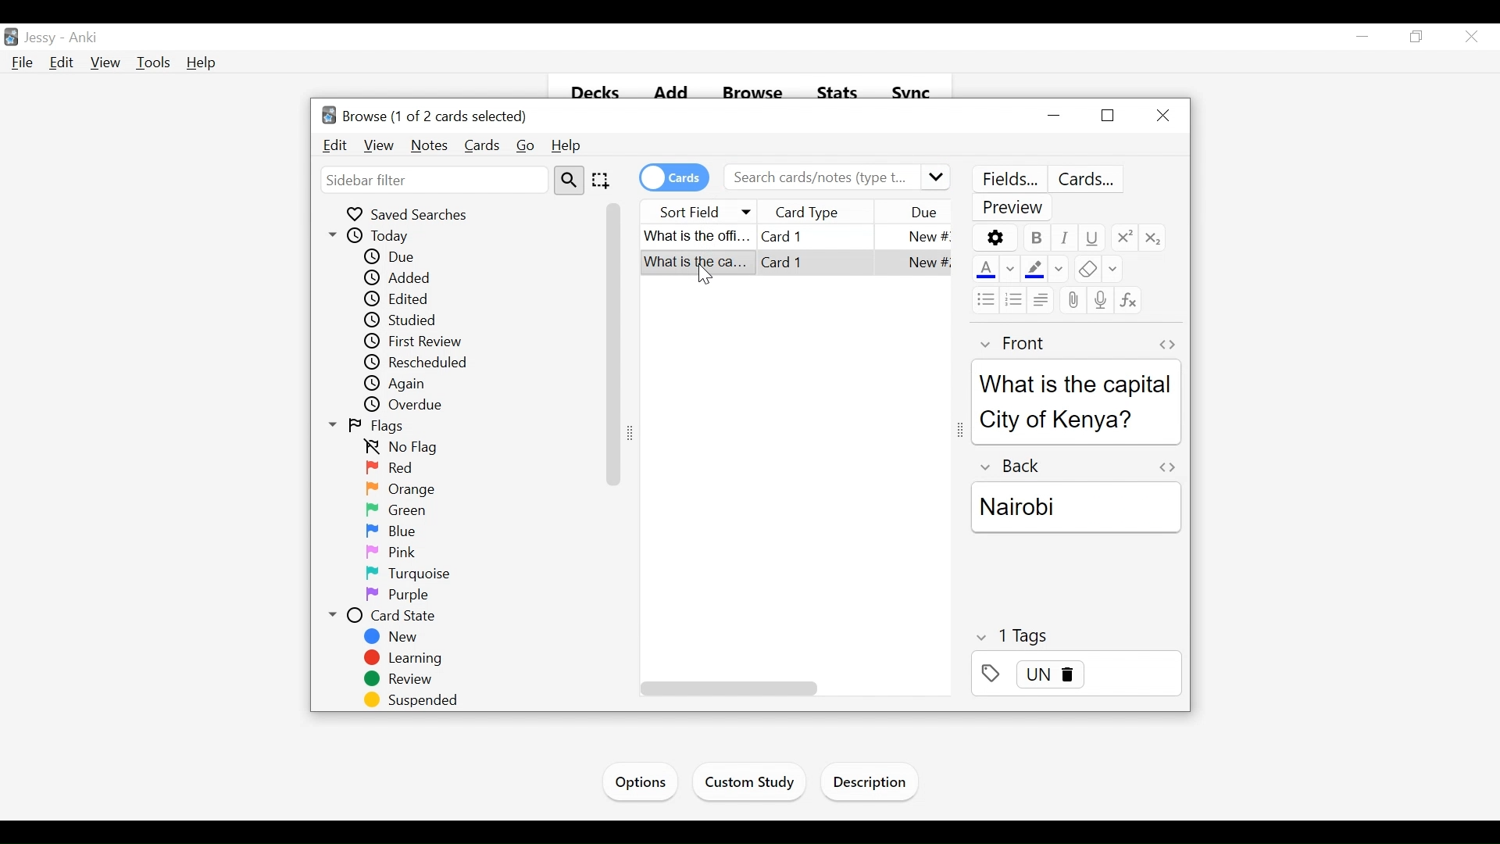 Image resolution: width=1500 pixels, height=844 pixels. I want to click on Browse, so click(752, 94).